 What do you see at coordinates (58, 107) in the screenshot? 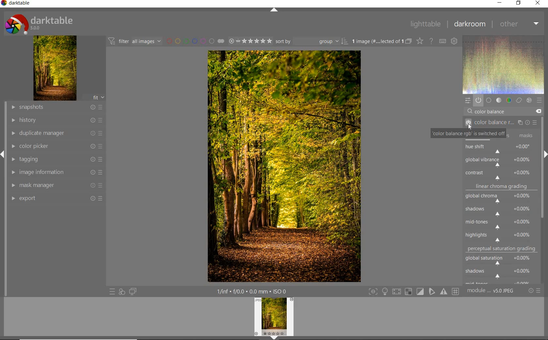
I see `snapshots` at bounding box center [58, 107].